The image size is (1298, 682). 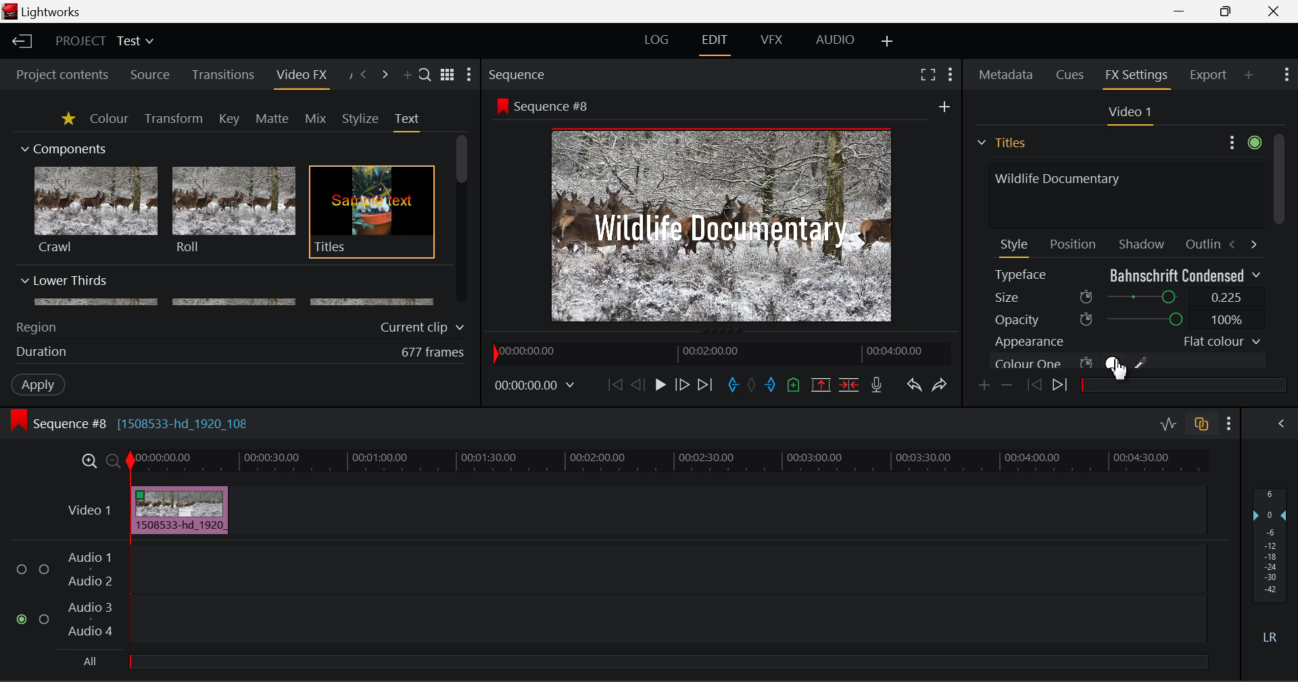 I want to click on Zoom Out Timeline, so click(x=114, y=463).